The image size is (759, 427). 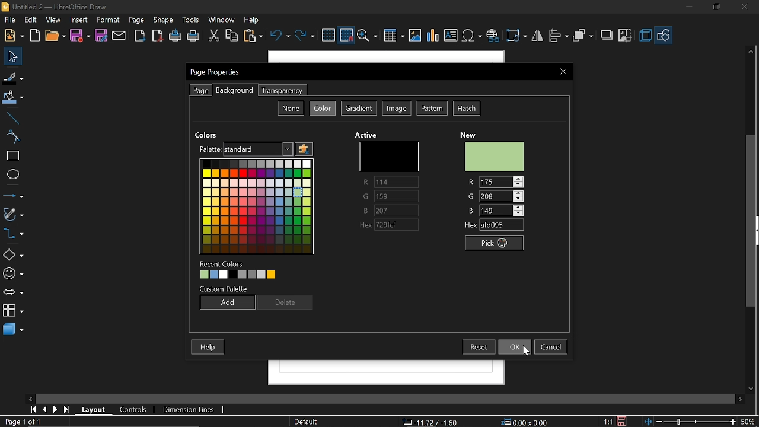 I want to click on New, so click(x=472, y=133).